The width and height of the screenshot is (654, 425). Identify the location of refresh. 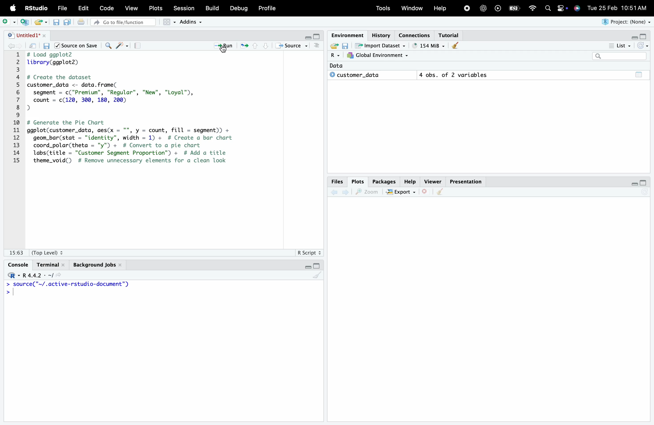
(244, 46).